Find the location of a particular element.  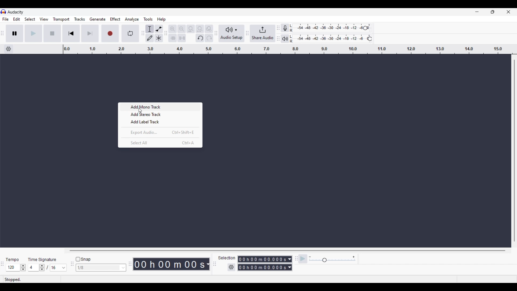

Recording level is located at coordinates (330, 28).